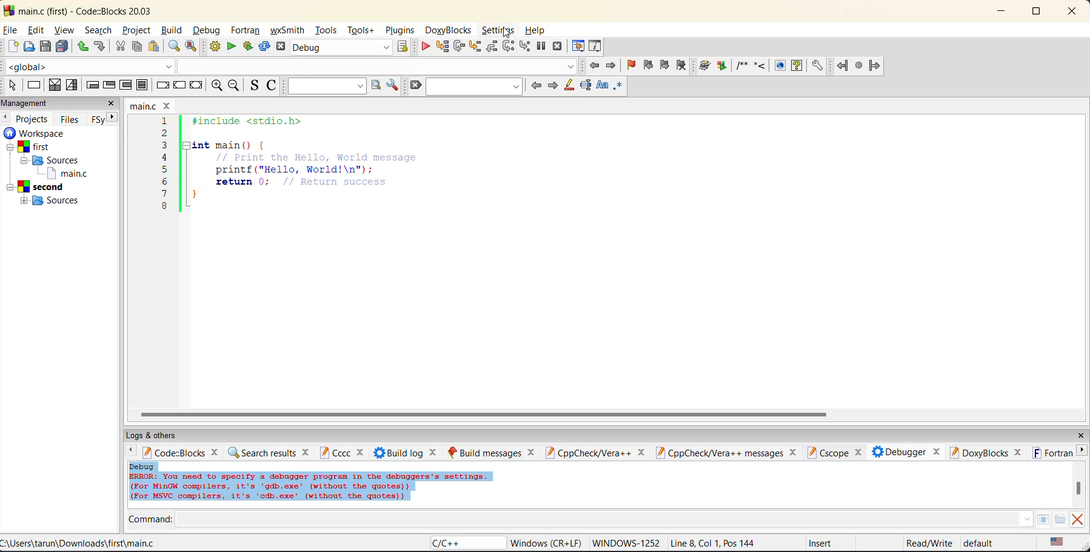 Image resolution: width=1090 pixels, height=552 pixels. Describe the element at coordinates (424, 47) in the screenshot. I see `debug/continue` at that location.